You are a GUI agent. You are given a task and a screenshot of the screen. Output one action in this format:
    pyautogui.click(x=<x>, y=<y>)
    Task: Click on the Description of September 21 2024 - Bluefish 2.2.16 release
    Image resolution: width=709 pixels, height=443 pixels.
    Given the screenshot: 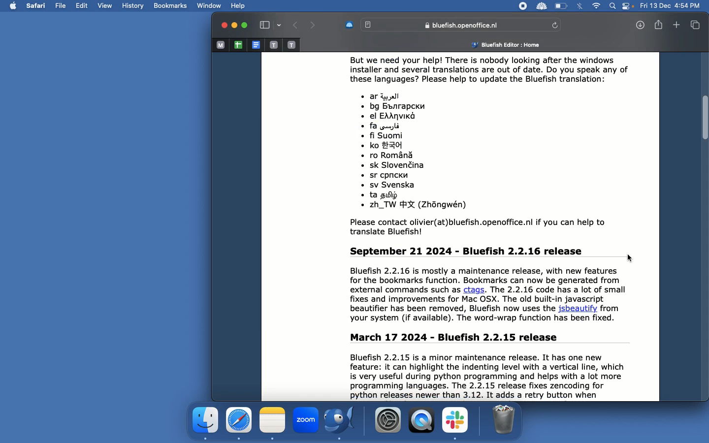 What is the action you would take?
    pyautogui.click(x=499, y=286)
    